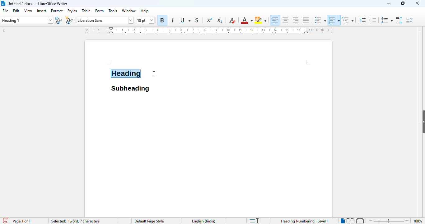 The image size is (425, 224). Describe the element at coordinates (113, 11) in the screenshot. I see `tools` at that location.